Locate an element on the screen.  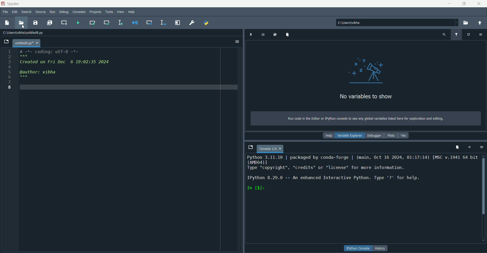
pythonpath manager is located at coordinates (207, 23).